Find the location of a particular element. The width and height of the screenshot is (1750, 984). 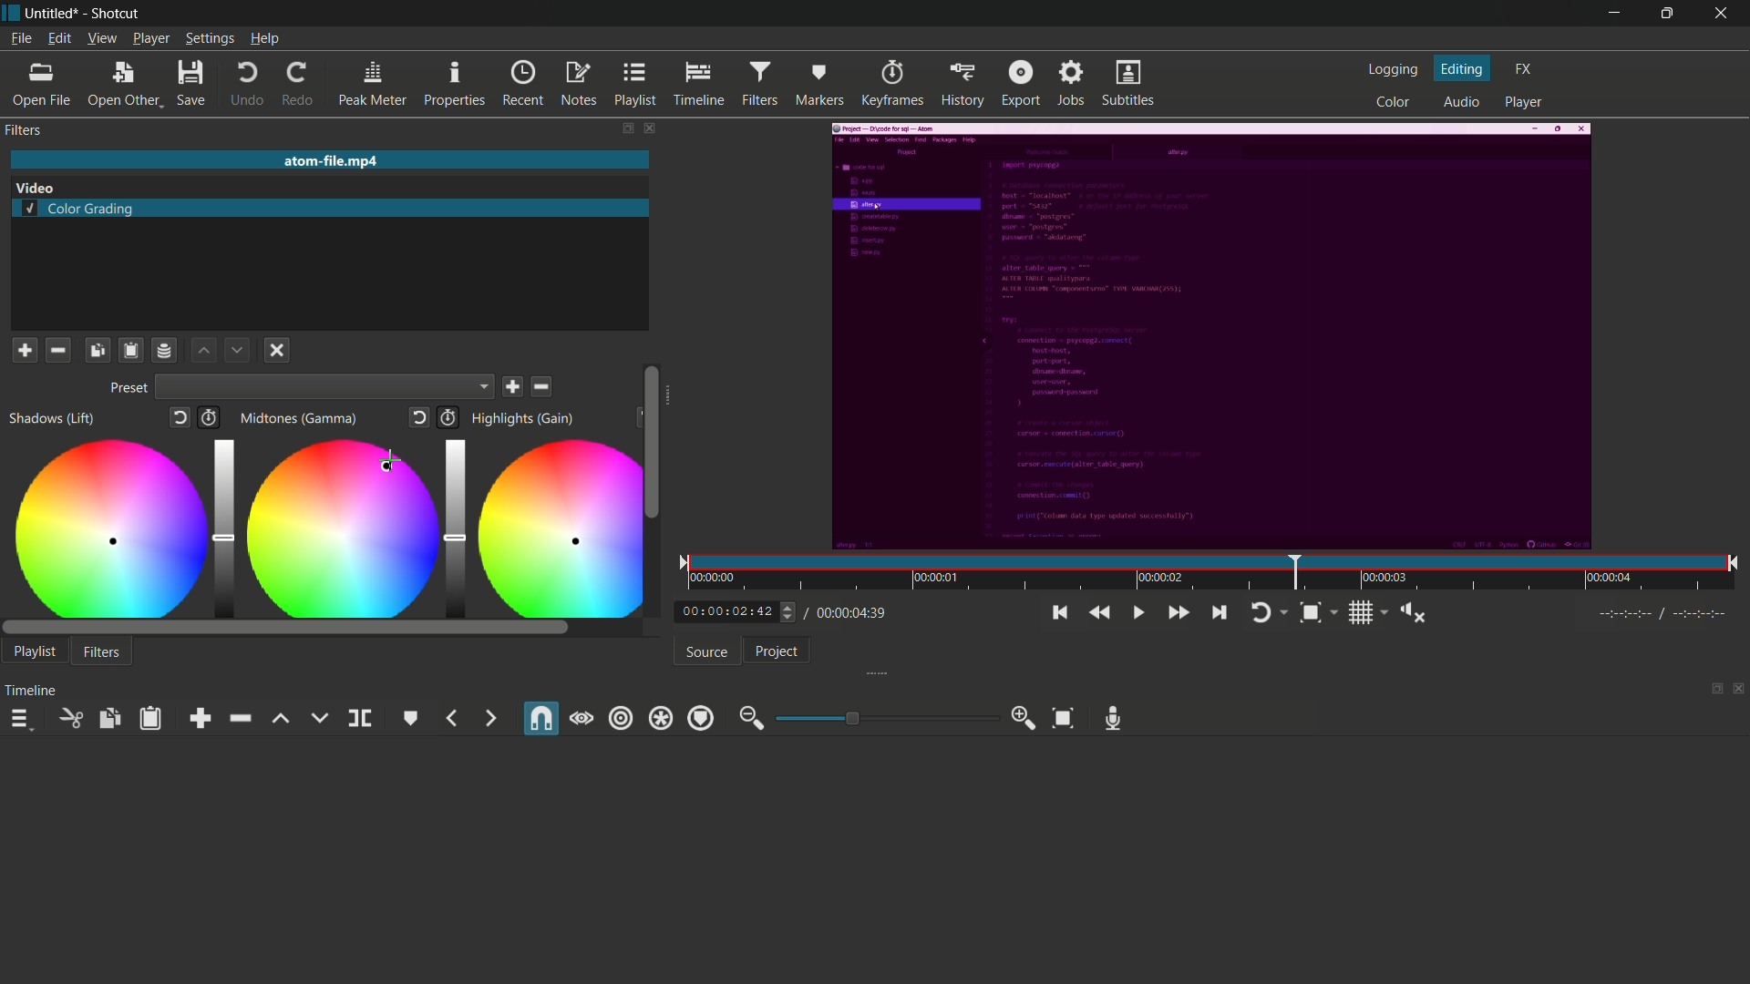

Scroller is located at coordinates (286, 629).